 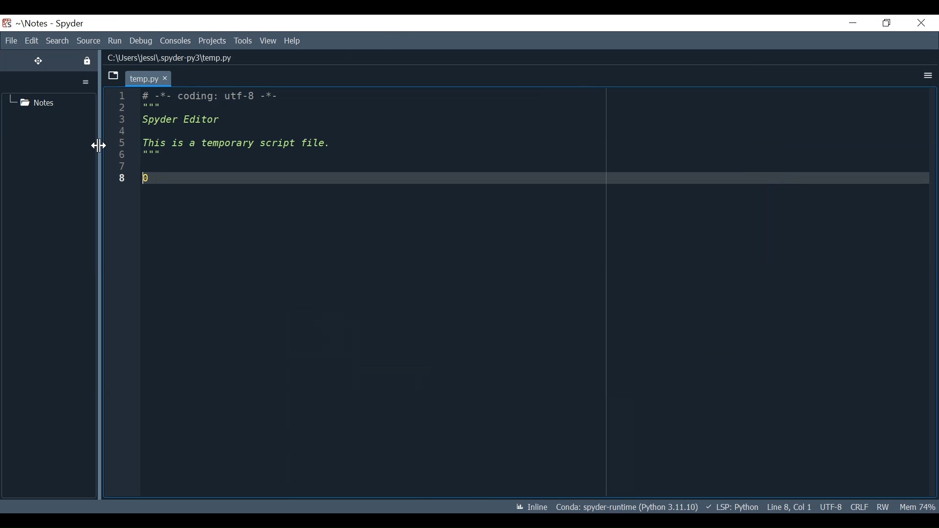 I want to click on Projects, so click(x=213, y=42).